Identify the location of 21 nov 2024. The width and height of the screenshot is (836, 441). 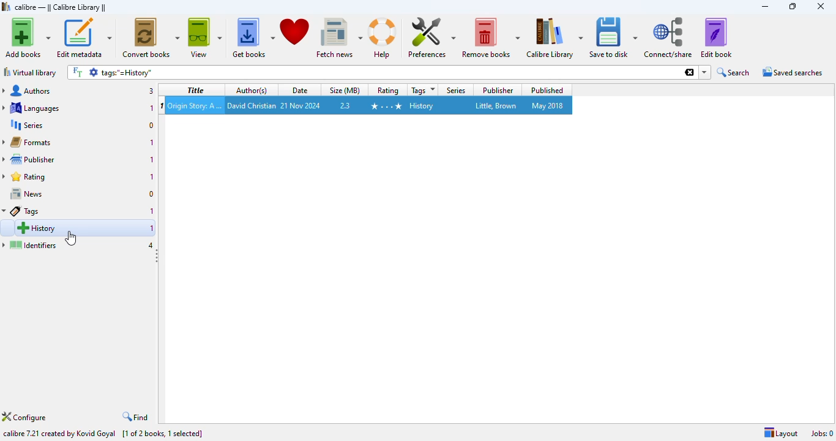
(301, 105).